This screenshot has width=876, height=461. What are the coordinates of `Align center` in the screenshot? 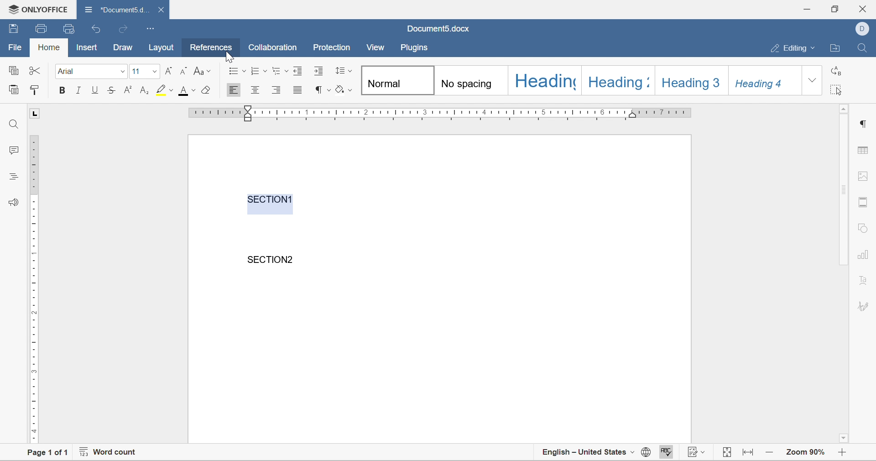 It's located at (255, 89).